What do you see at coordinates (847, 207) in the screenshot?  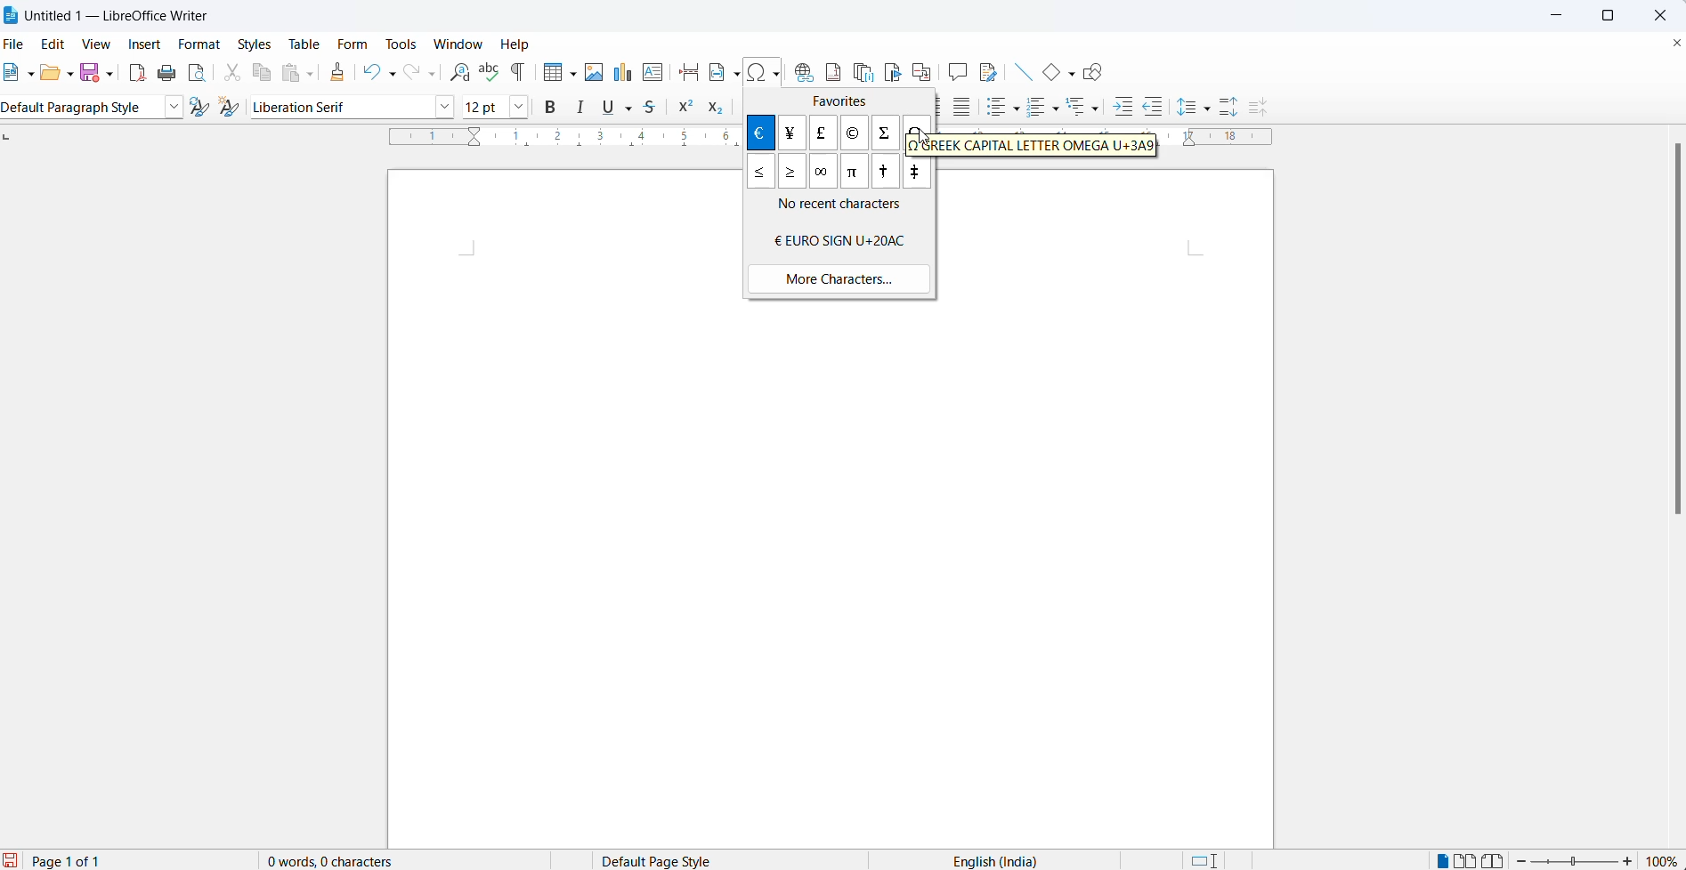 I see `recent characters` at bounding box center [847, 207].